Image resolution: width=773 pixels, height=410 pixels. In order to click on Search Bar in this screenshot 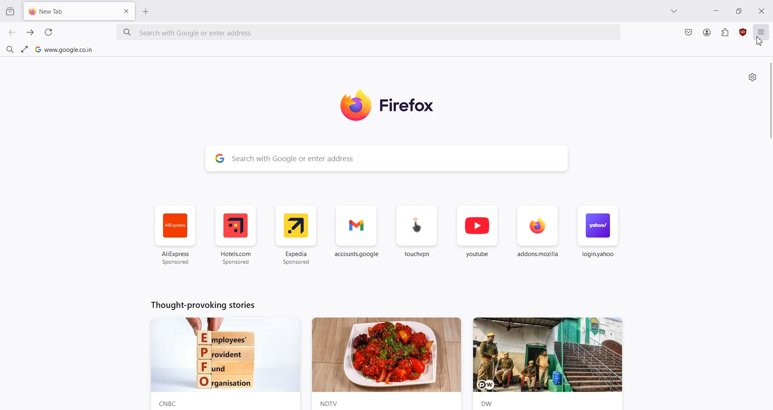, I will do `click(387, 158)`.